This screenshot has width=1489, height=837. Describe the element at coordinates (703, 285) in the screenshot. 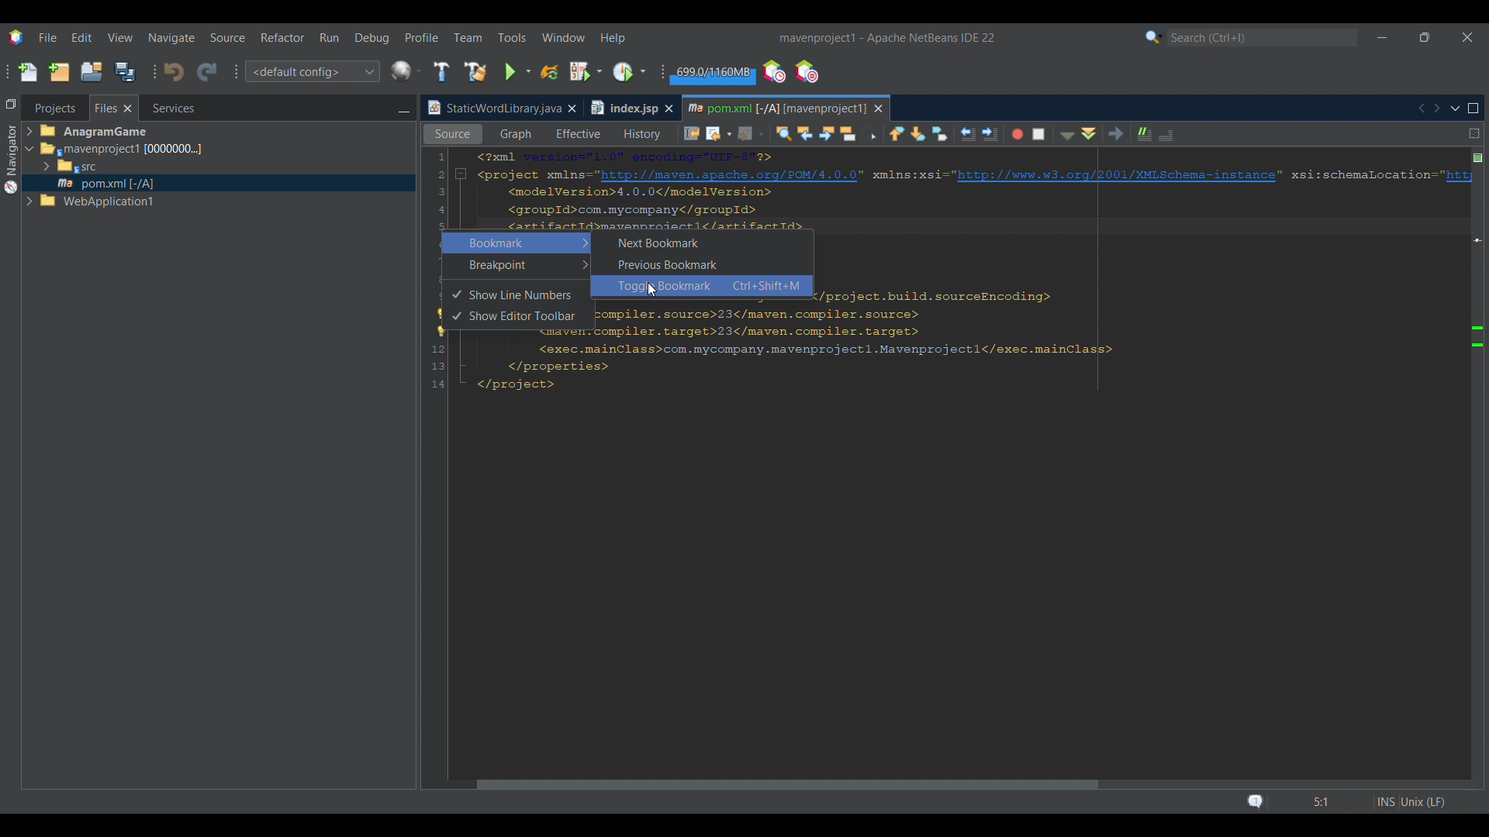

I see `Toggle Bookmark highlighted by cursor` at that location.